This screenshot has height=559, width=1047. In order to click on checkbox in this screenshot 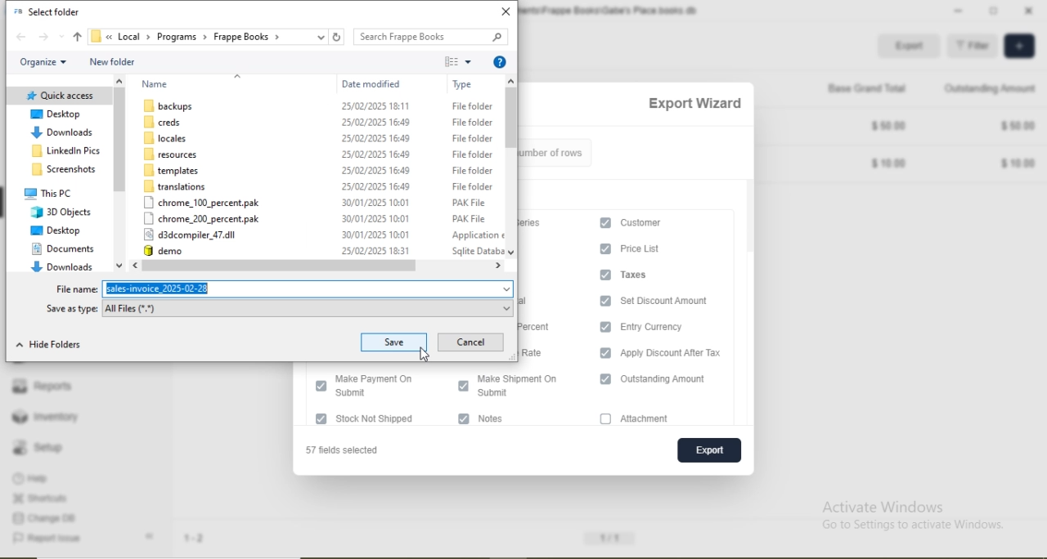, I will do `click(319, 419)`.